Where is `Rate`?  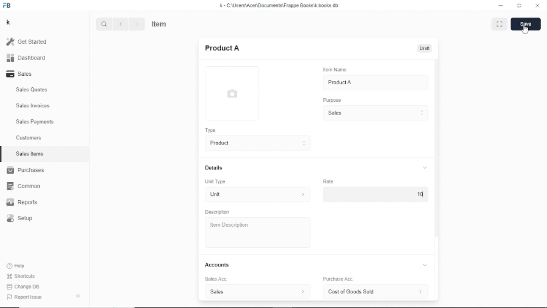 Rate is located at coordinates (328, 181).